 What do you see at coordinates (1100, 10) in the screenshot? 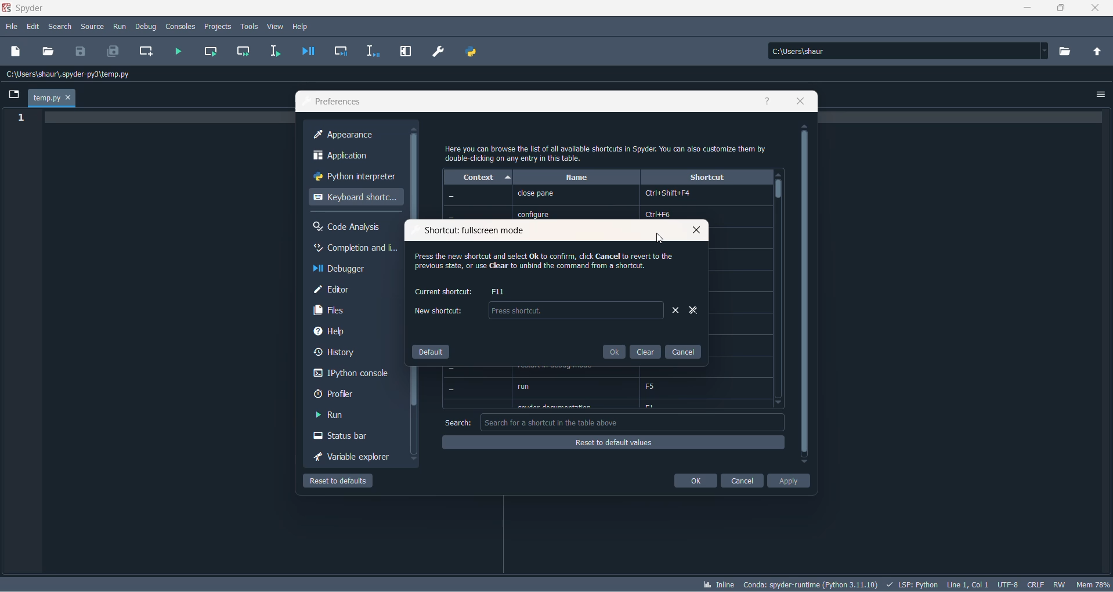
I see `close` at bounding box center [1100, 10].